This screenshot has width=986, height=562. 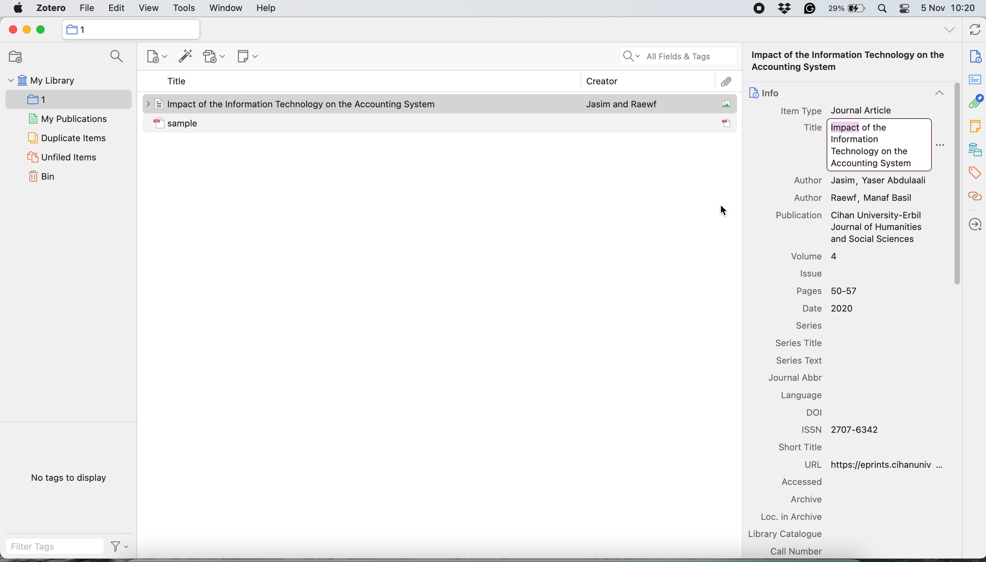 I want to click on new collection, so click(x=15, y=56).